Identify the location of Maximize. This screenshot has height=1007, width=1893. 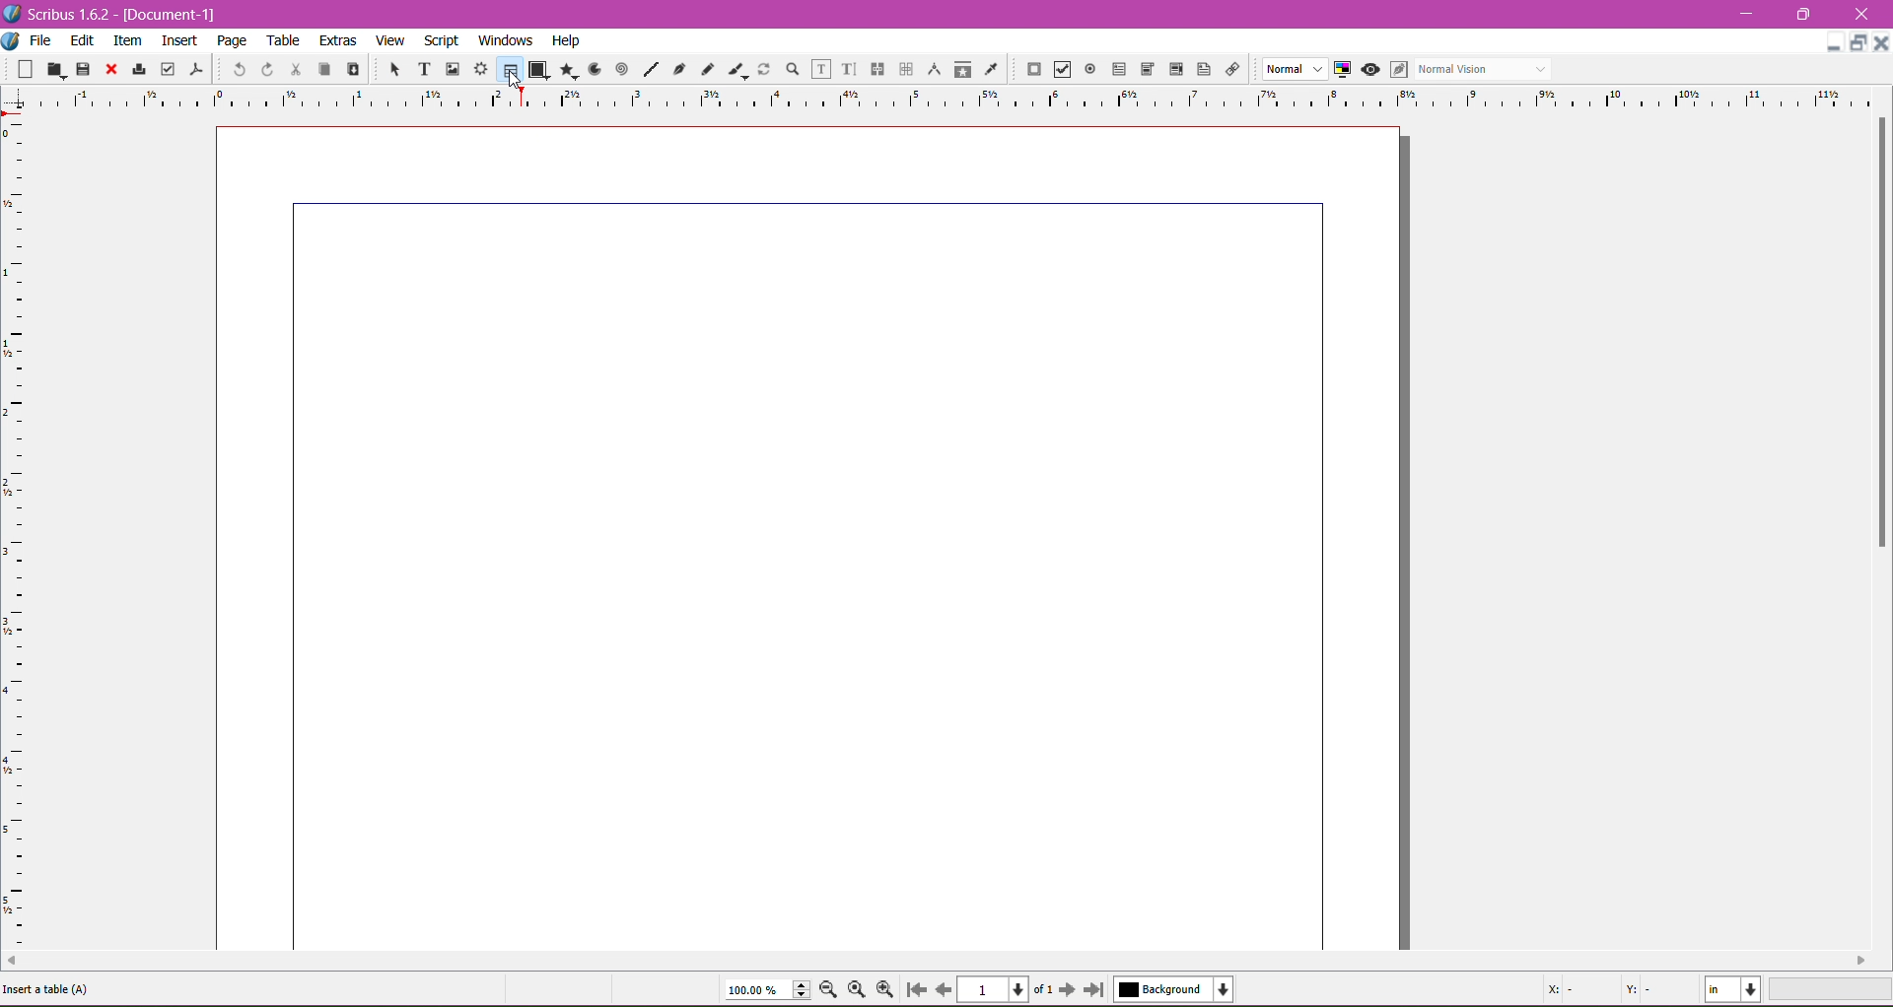
(1859, 43).